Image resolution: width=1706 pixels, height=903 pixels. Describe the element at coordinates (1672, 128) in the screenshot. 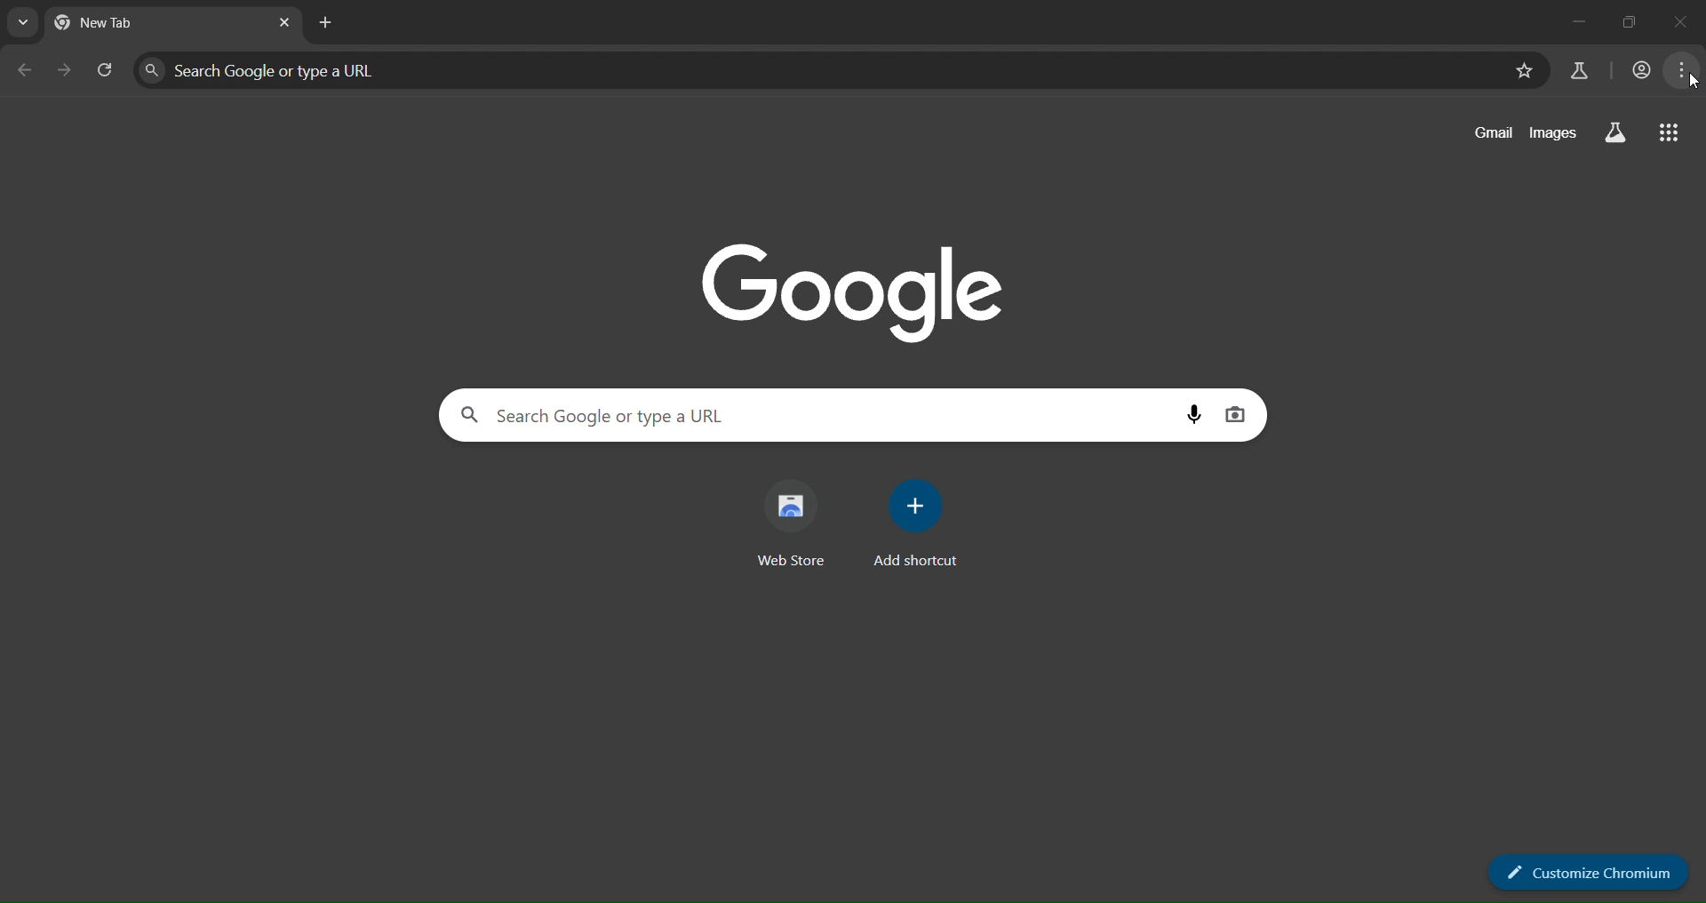

I see `google apps` at that location.